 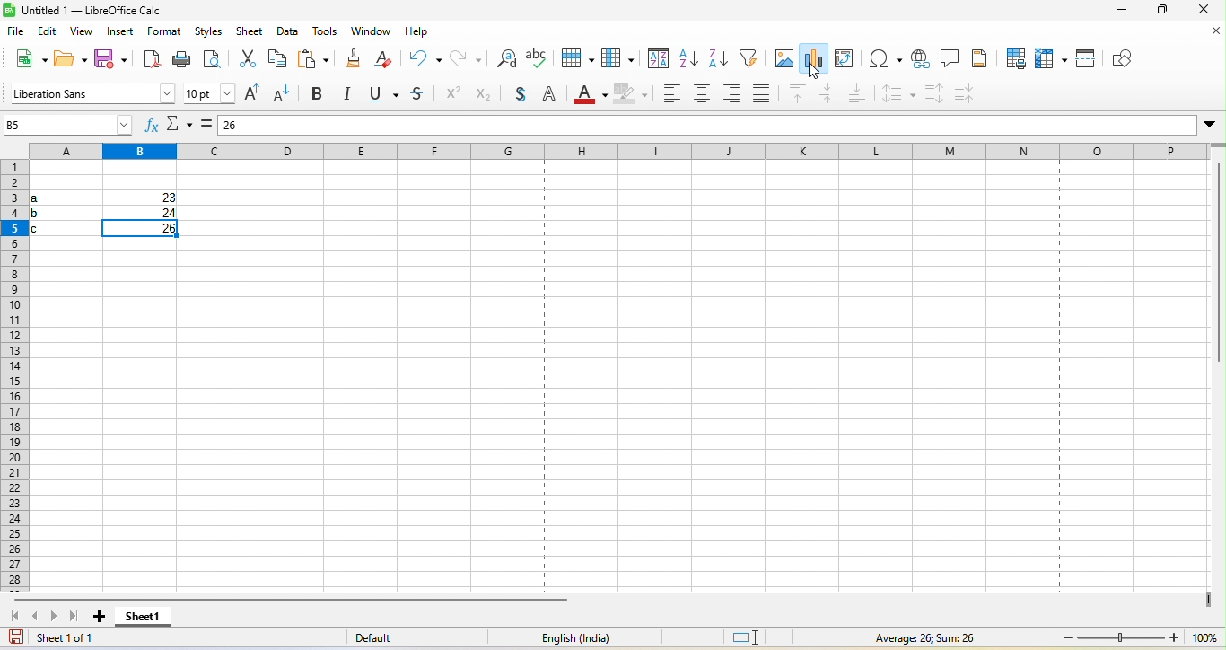 What do you see at coordinates (49, 212) in the screenshot?
I see `b` at bounding box center [49, 212].